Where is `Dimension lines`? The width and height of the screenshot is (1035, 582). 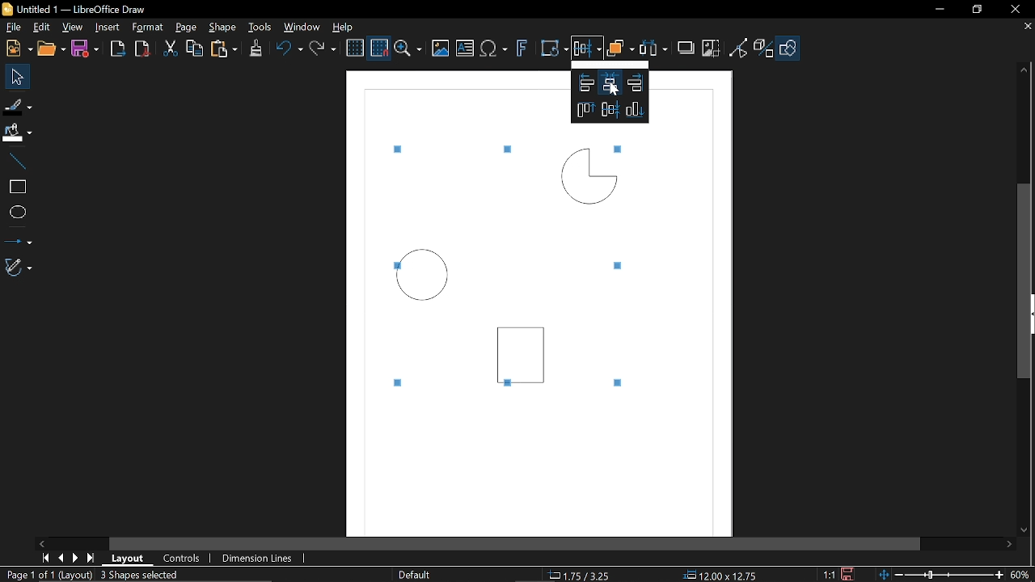 Dimension lines is located at coordinates (254, 559).